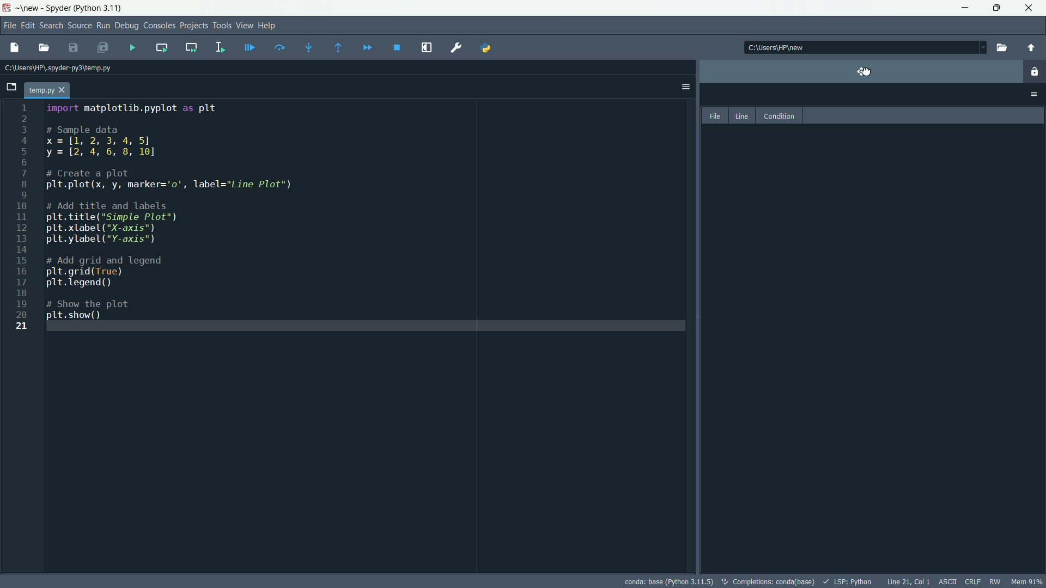  Describe the element at coordinates (12, 87) in the screenshot. I see `browse tab` at that location.